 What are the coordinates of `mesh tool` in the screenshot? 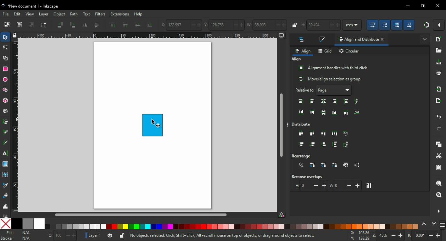 It's located at (6, 174).